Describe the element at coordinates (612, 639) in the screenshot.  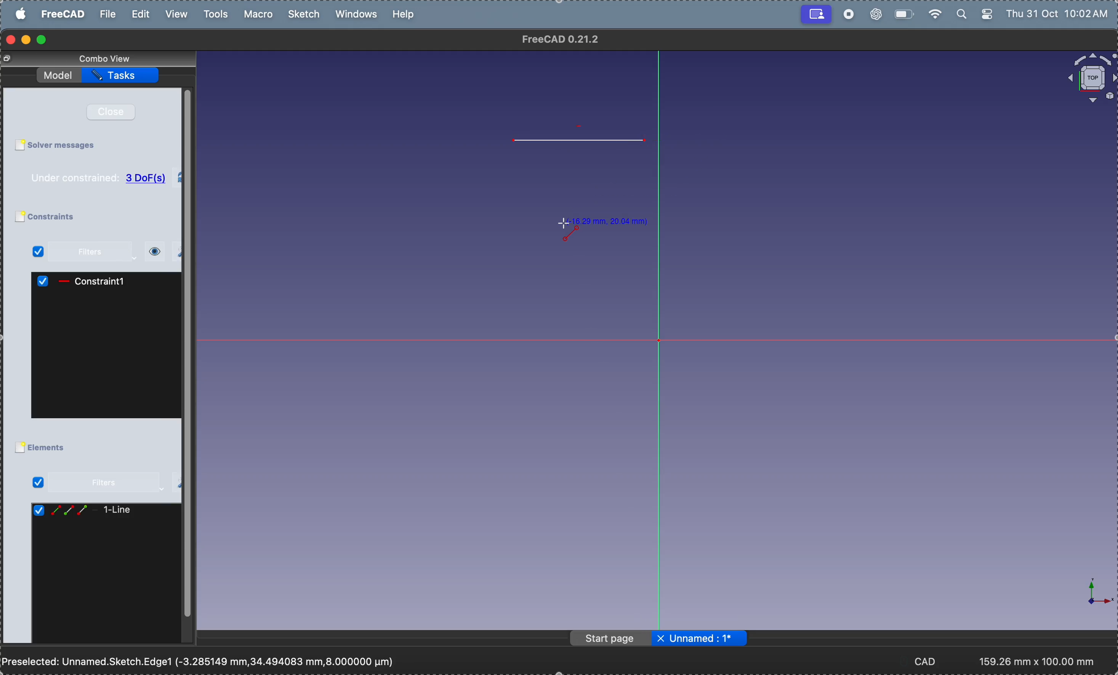
I see `page start` at that location.